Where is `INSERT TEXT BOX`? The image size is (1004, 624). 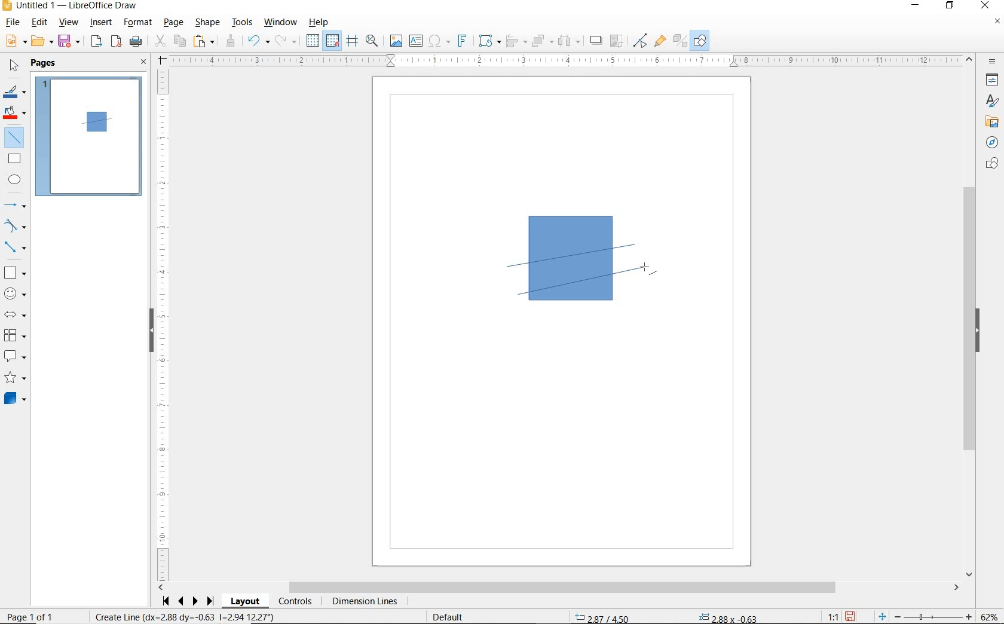
INSERT TEXT BOX is located at coordinates (415, 41).